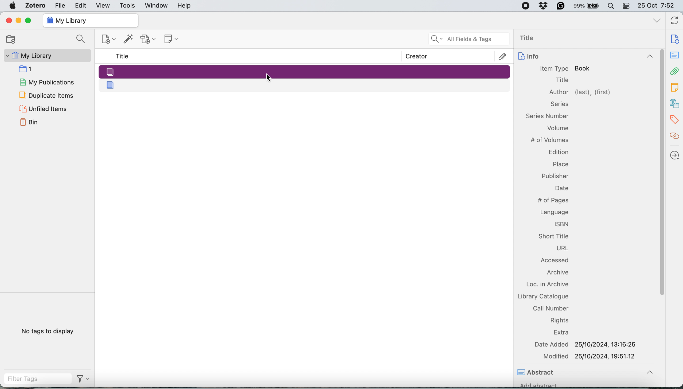 The height and width of the screenshot is (389, 683). What do you see at coordinates (562, 80) in the screenshot?
I see `Title` at bounding box center [562, 80].